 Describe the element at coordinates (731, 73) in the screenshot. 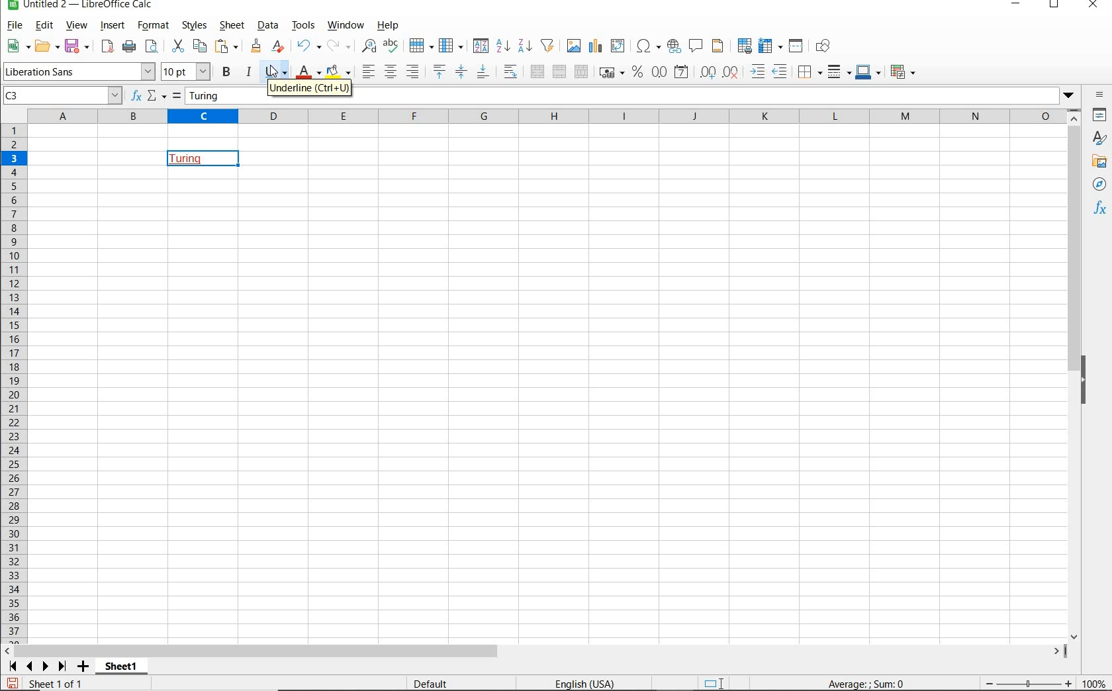

I see `DELETE DECIMAL PLACE` at that location.